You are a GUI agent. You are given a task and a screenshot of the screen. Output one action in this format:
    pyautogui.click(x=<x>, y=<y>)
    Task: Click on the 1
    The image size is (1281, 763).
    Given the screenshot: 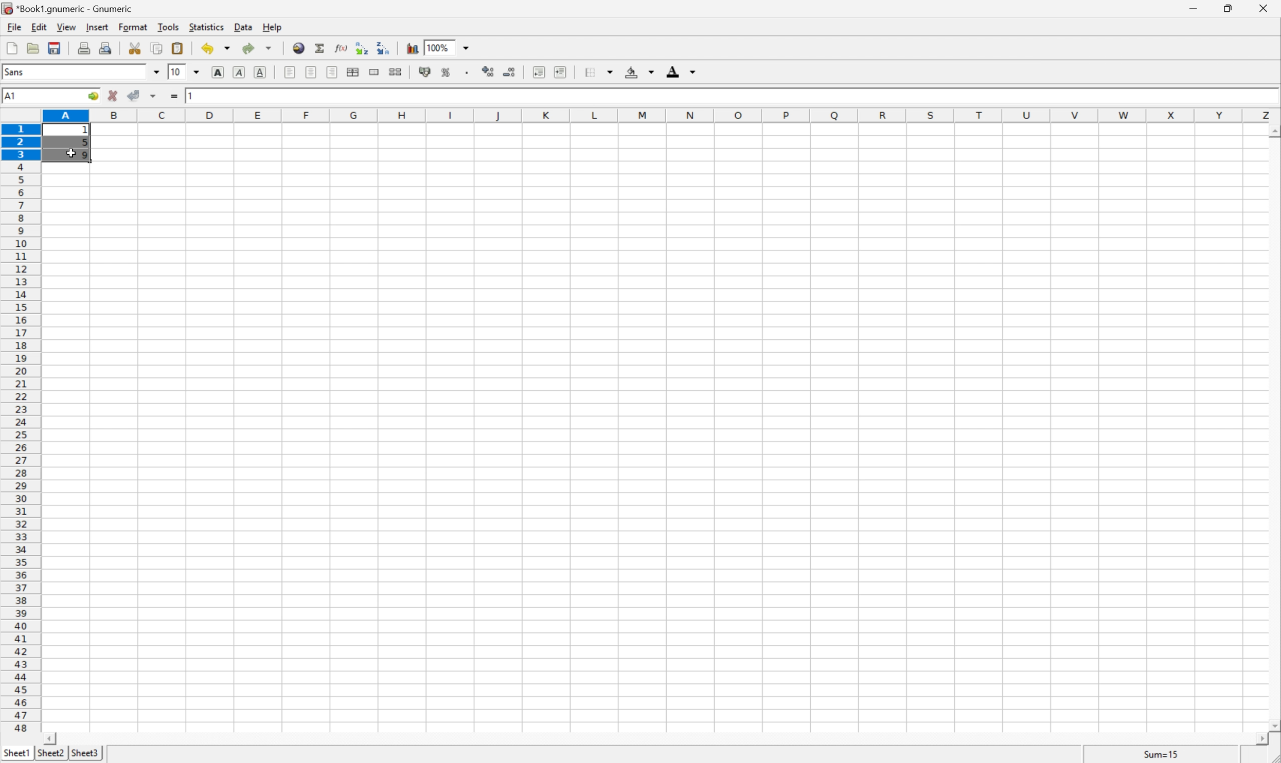 What is the action you would take?
    pyautogui.click(x=192, y=94)
    